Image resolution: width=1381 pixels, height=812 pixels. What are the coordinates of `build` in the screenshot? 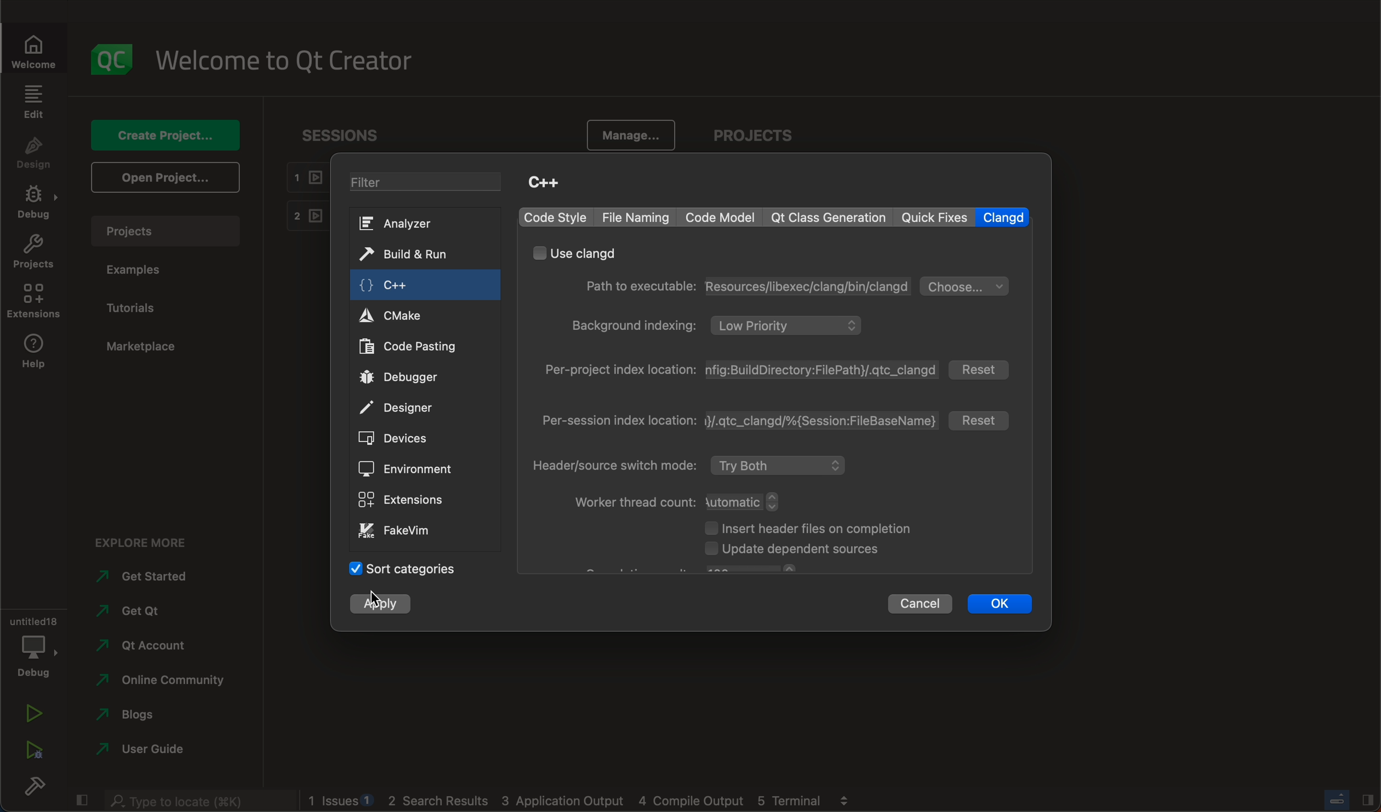 It's located at (33, 785).